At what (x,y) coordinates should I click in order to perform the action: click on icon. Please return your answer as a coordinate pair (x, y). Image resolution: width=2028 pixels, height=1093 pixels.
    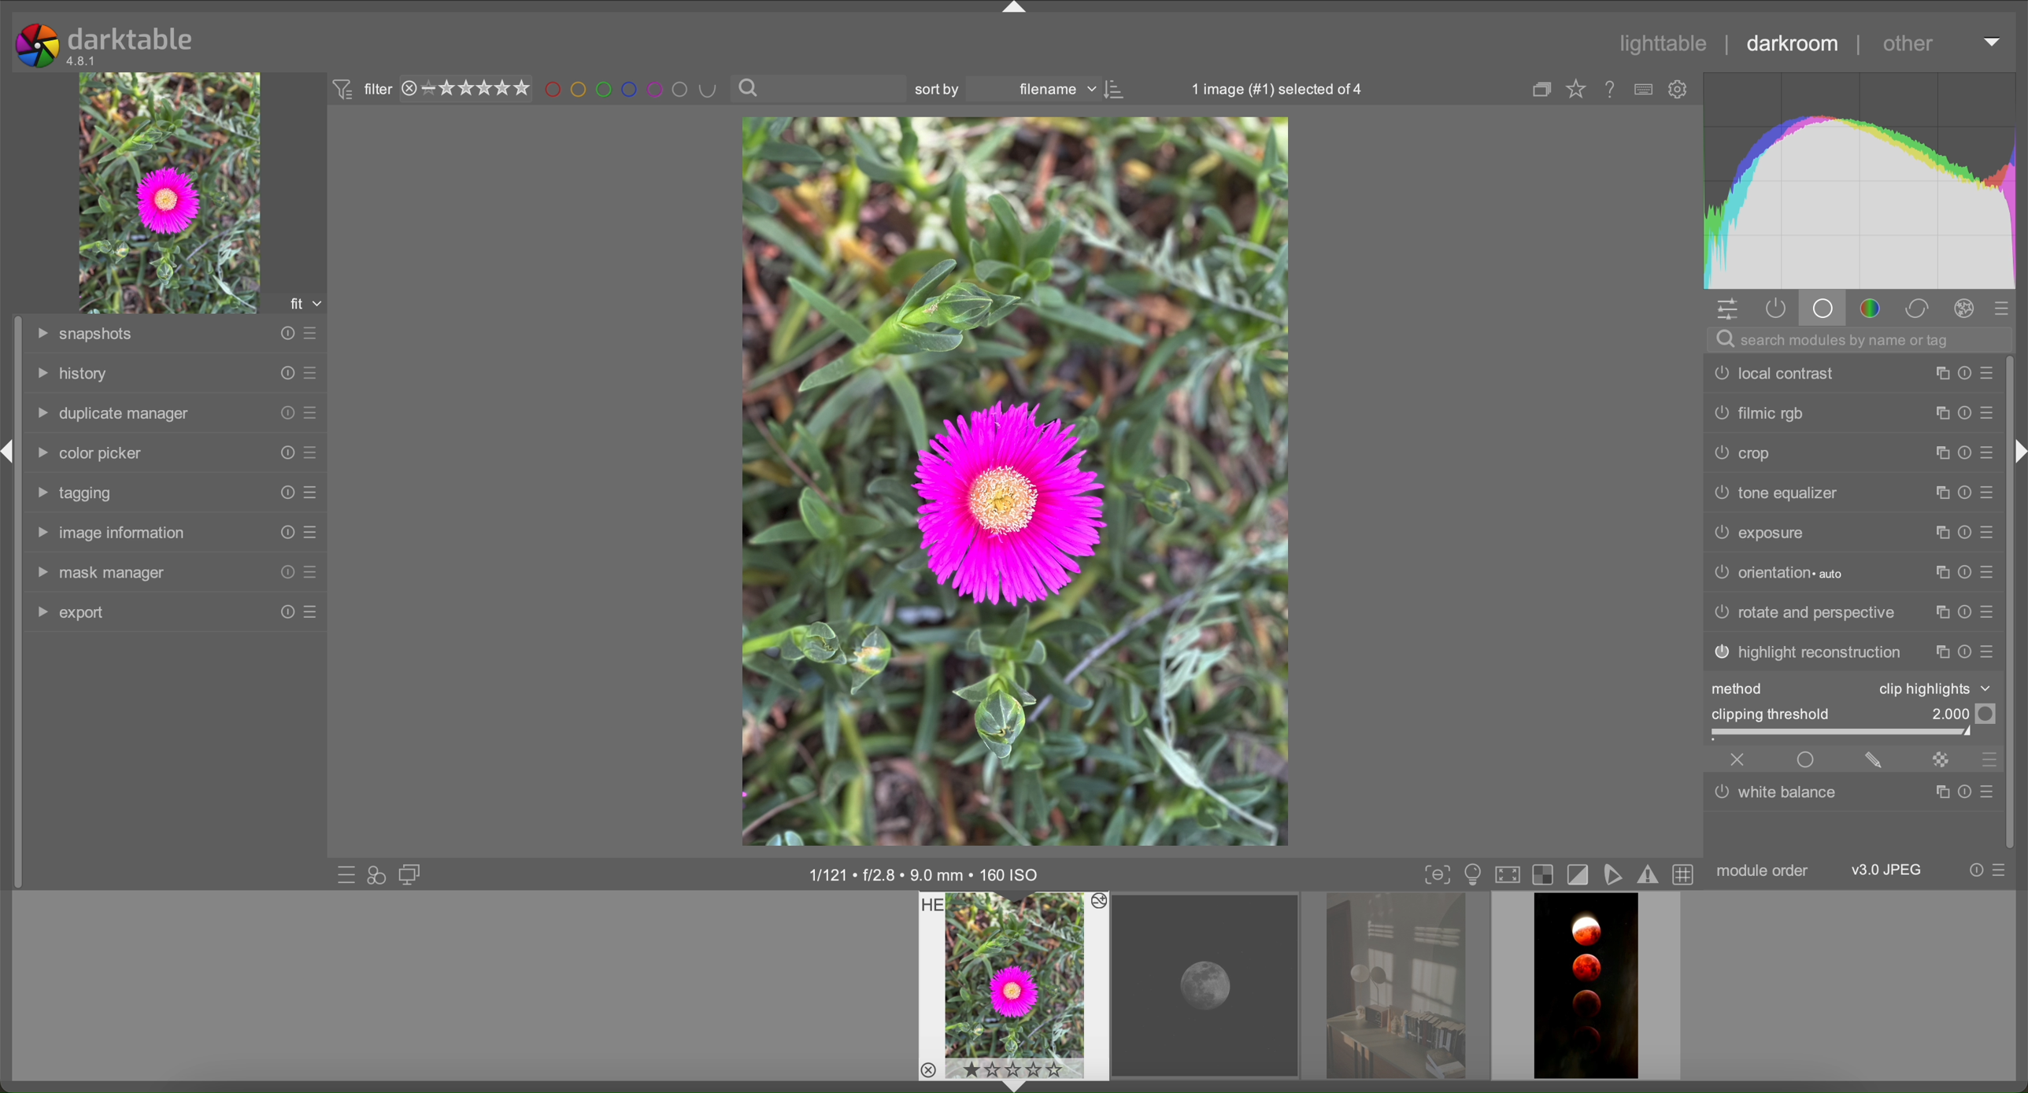
    Looking at the image, I should click on (1117, 90).